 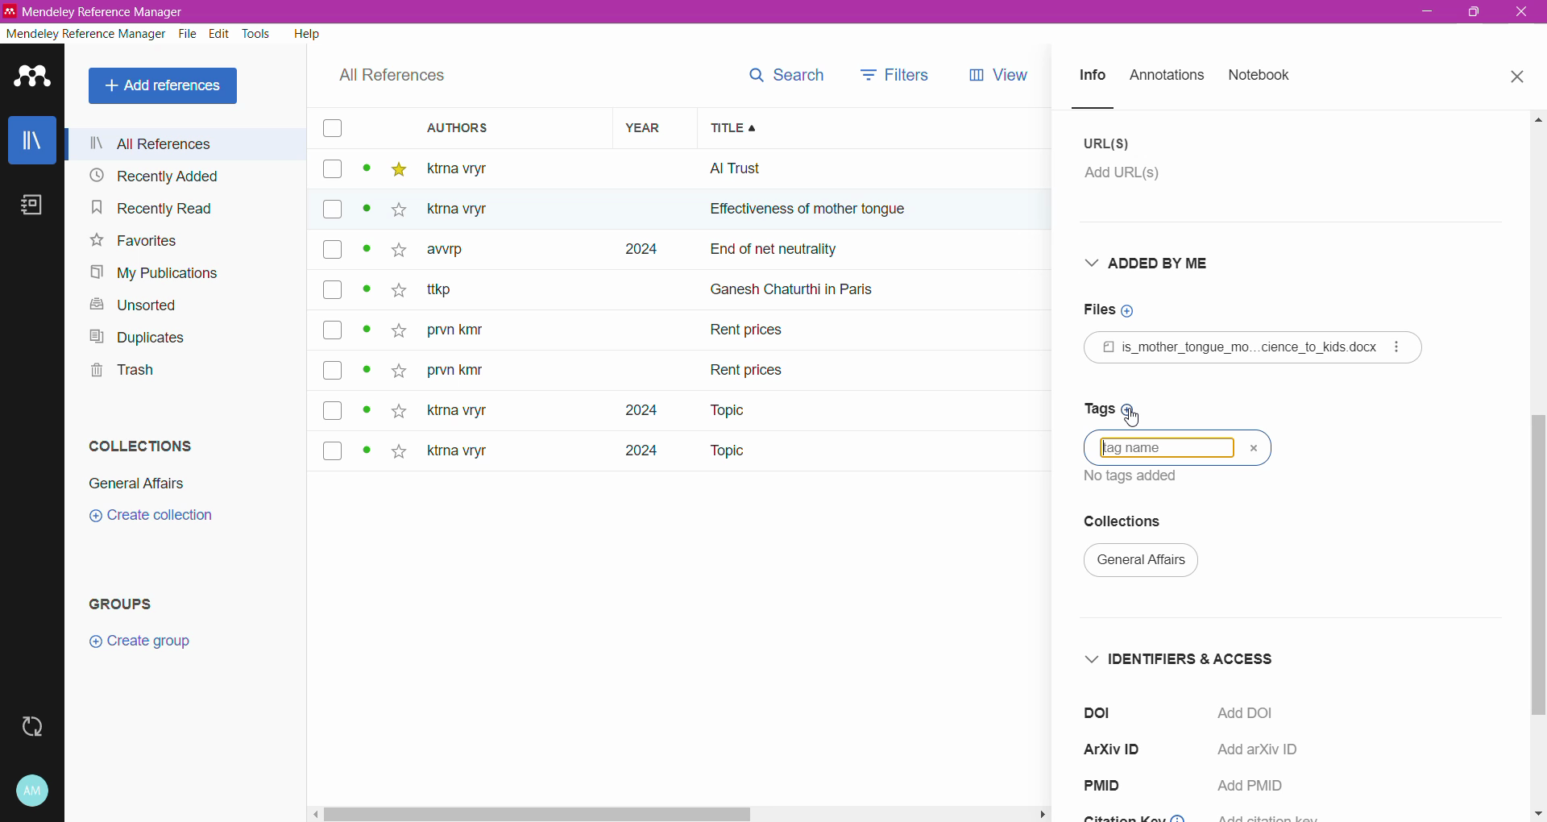 What do you see at coordinates (716, 410) in the screenshot?
I see `Topic` at bounding box center [716, 410].